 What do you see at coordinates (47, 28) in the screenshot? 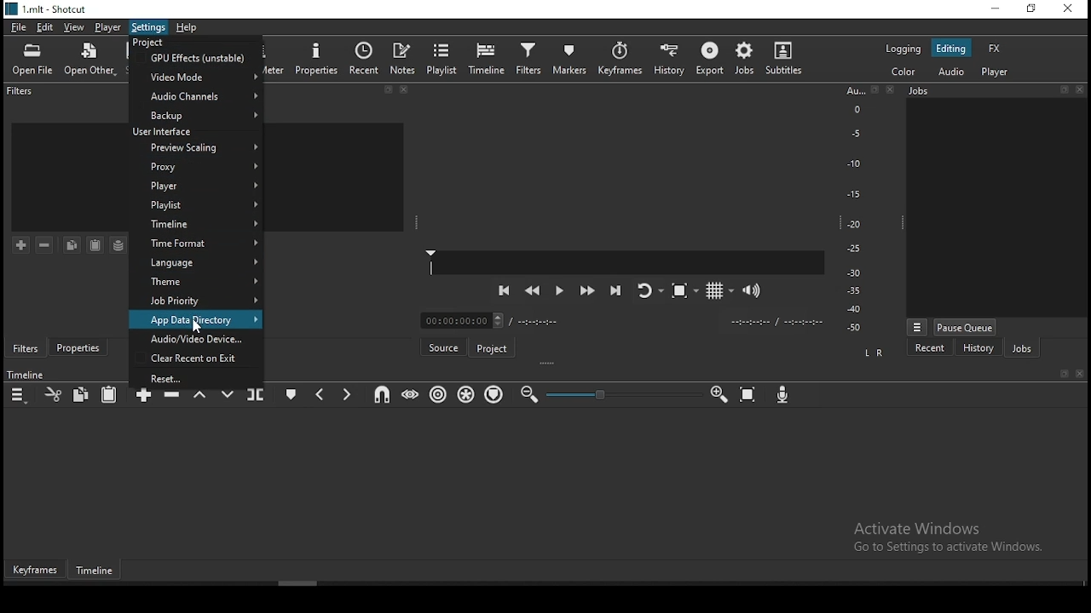
I see `edit` at bounding box center [47, 28].